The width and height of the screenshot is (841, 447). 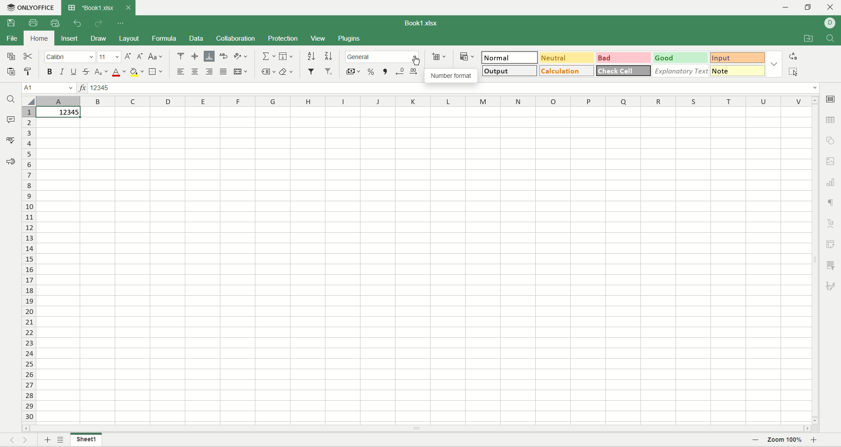 I want to click on explanatory text, so click(x=679, y=70).